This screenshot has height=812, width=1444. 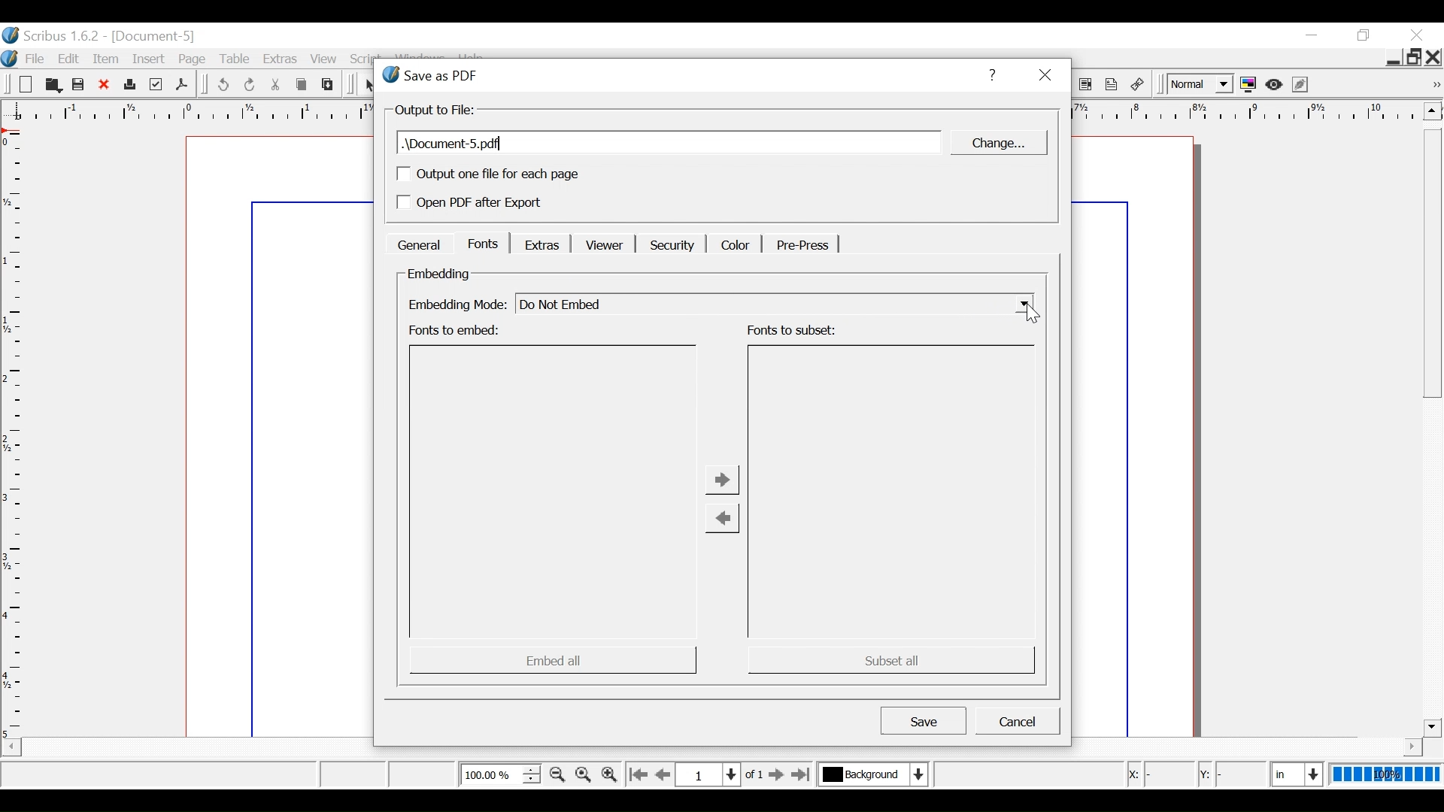 What do you see at coordinates (489, 204) in the screenshot?
I see `(un)select Open PDF after Export` at bounding box center [489, 204].